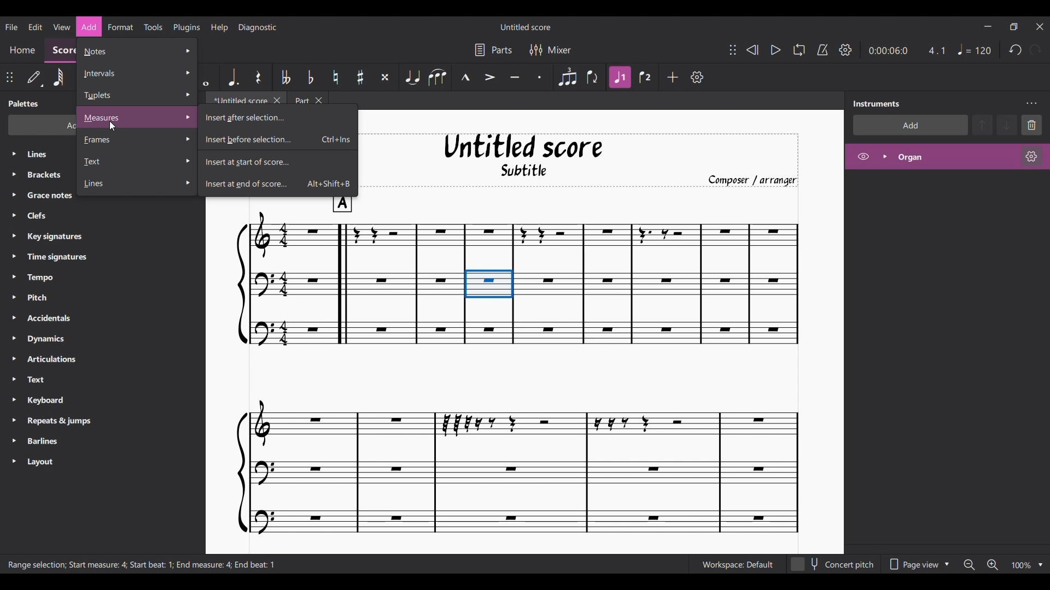 The image size is (1050, 590). I want to click on Format menu, so click(120, 27).